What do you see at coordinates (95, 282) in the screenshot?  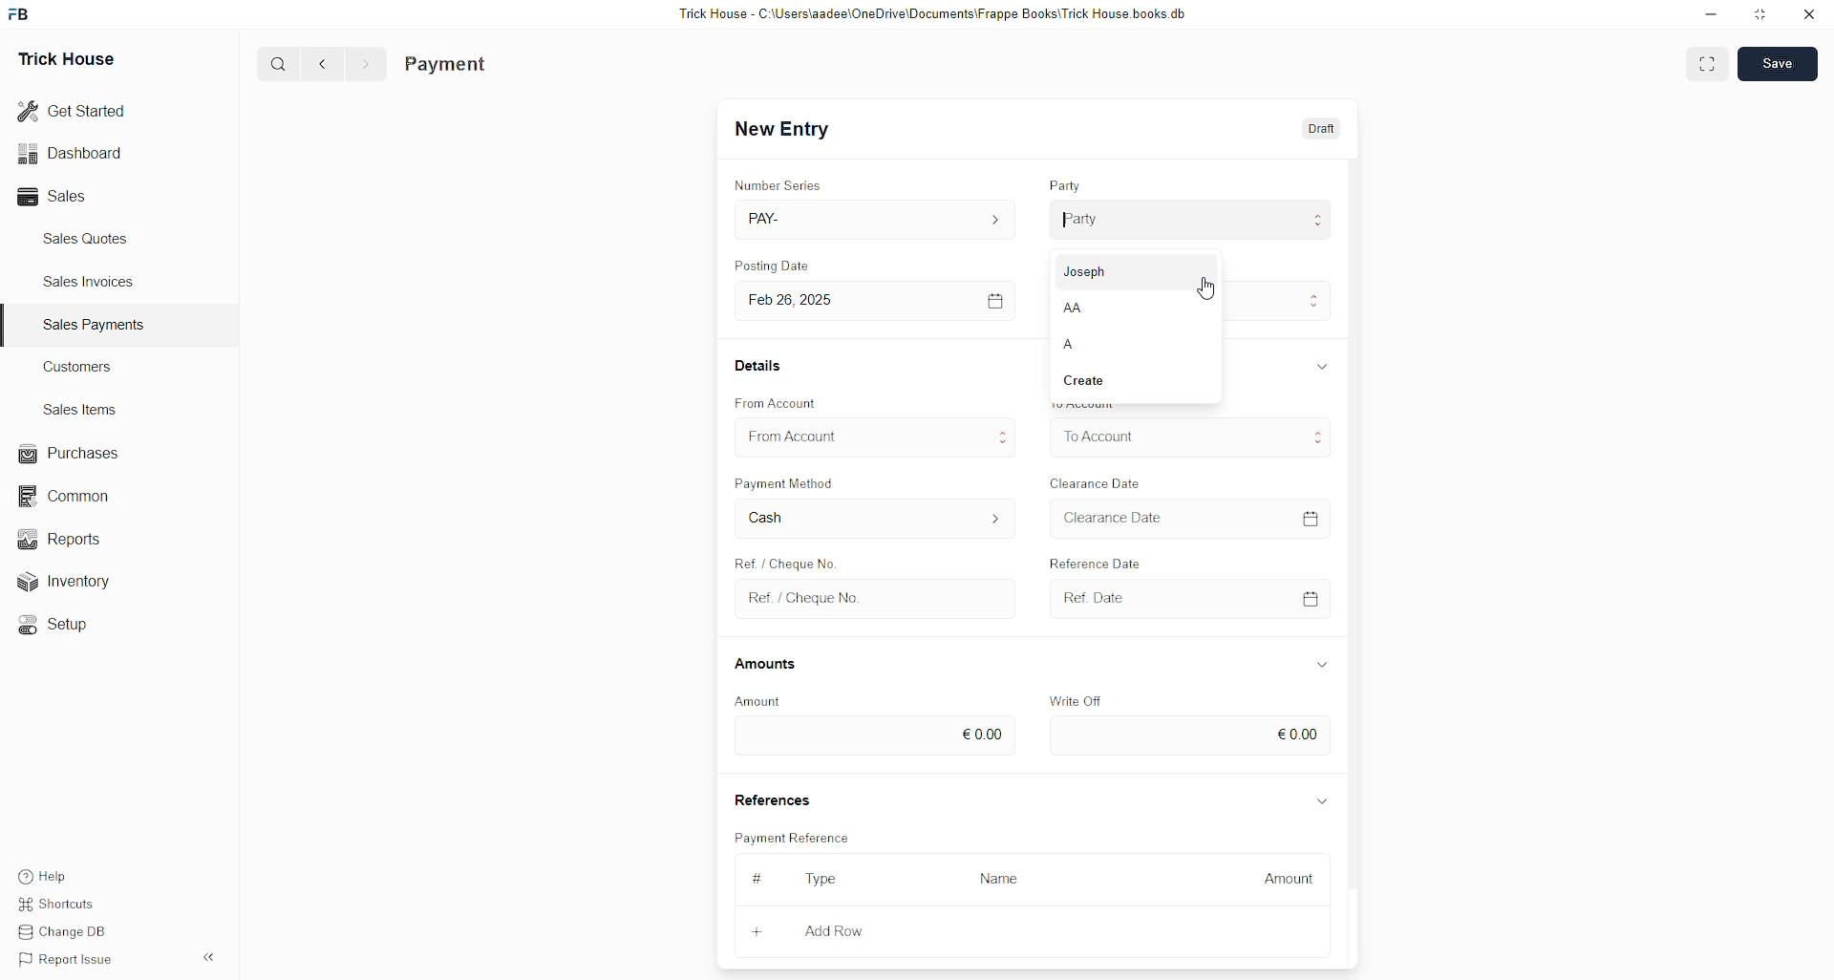 I see `Sales Invoices` at bounding box center [95, 282].